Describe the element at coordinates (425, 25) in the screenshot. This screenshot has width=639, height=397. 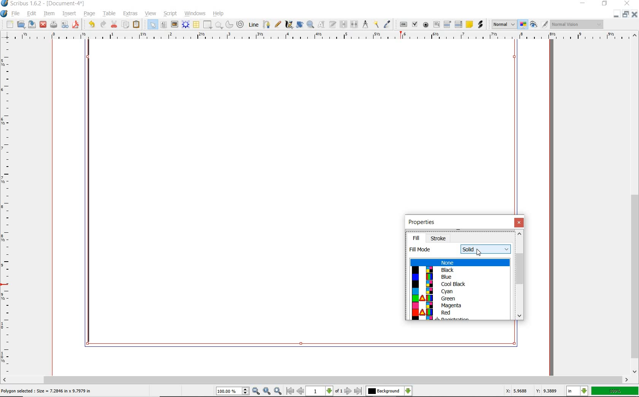
I see `pdf radio button` at that location.